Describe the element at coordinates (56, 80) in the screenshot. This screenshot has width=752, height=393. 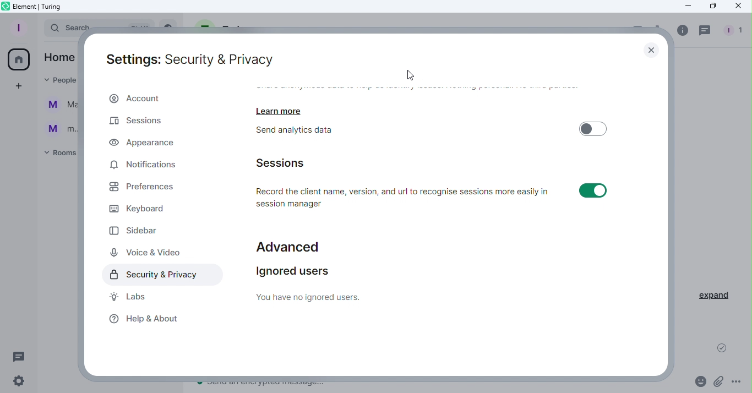
I see `People` at that location.